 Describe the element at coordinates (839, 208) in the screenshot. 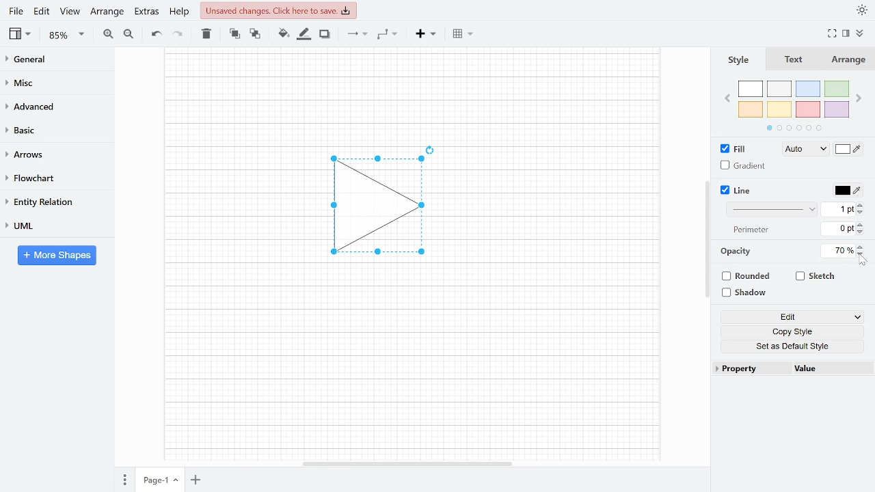

I see `Current line width` at that location.